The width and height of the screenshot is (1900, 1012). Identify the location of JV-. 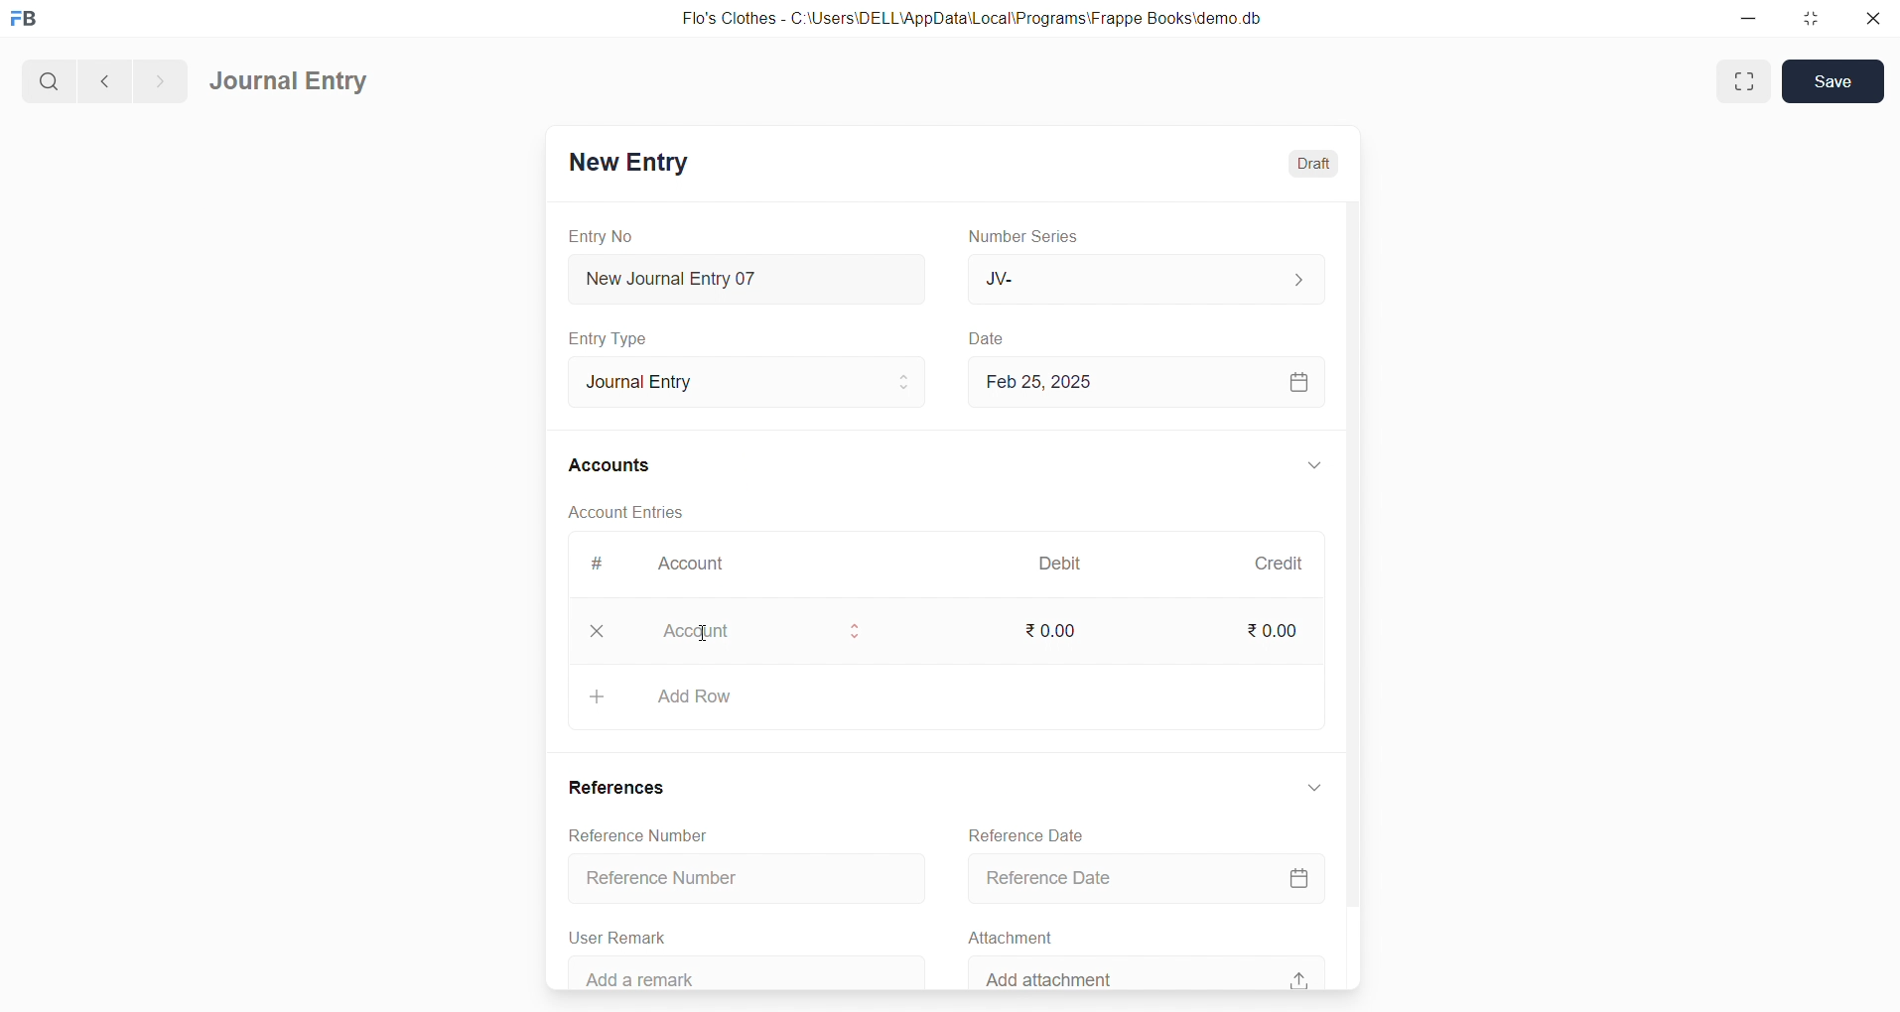
(1144, 280).